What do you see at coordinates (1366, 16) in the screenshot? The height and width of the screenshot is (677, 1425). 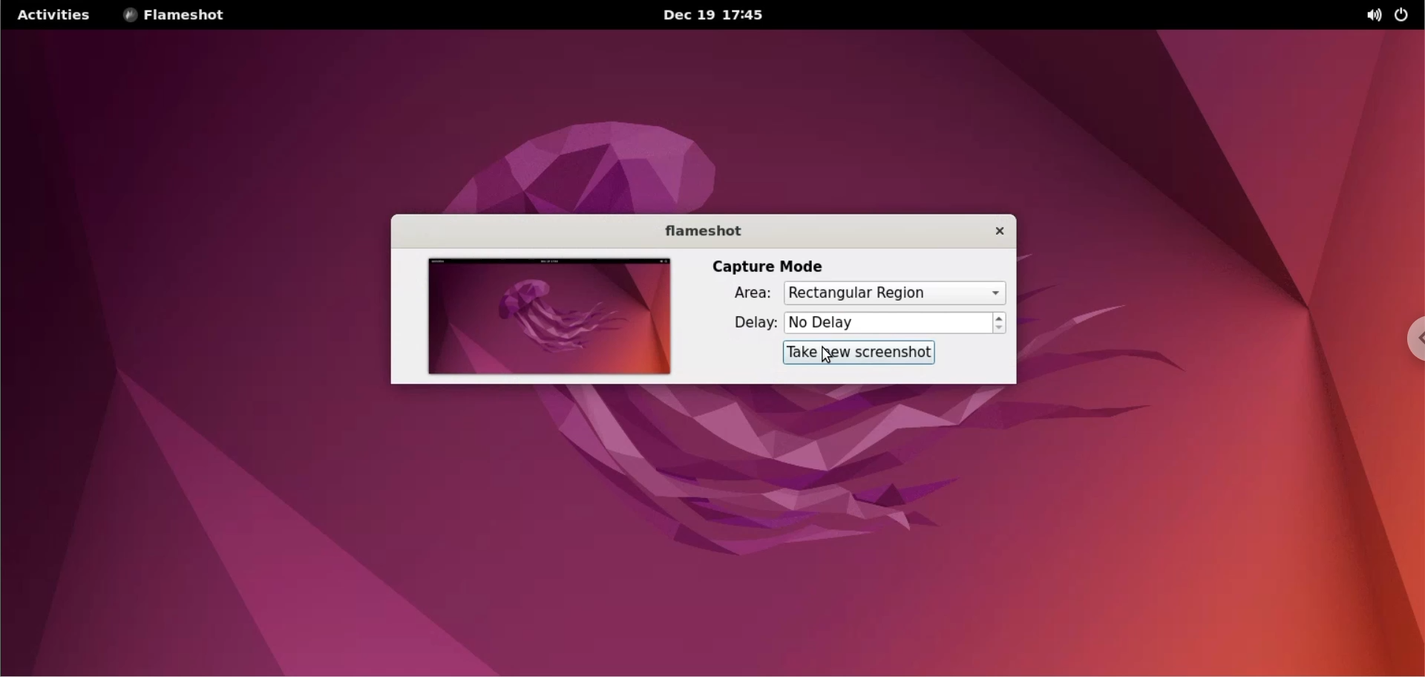 I see `sound options menu` at bounding box center [1366, 16].